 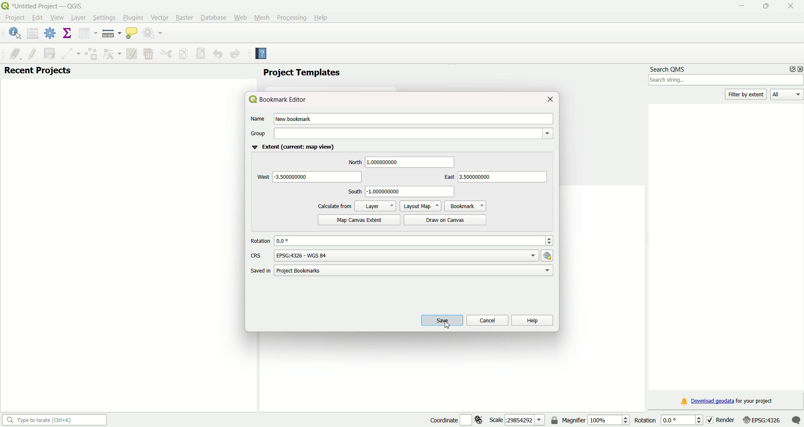 I want to click on open attribute table, so click(x=87, y=33).